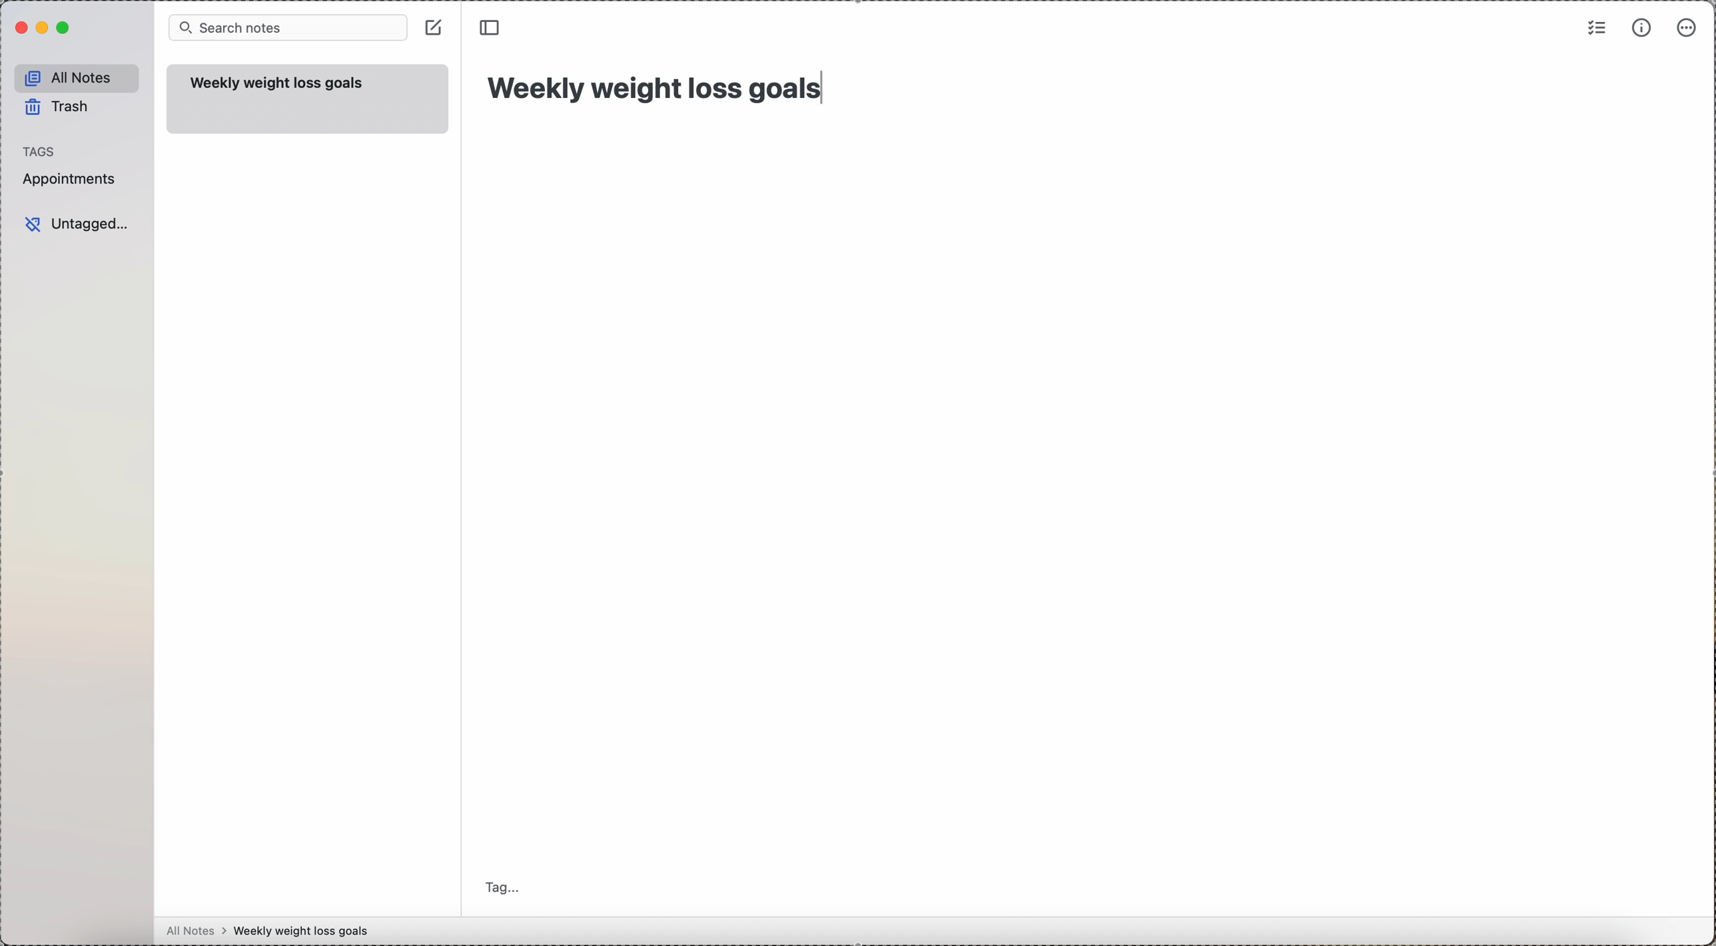  Describe the element at coordinates (310, 99) in the screenshot. I see `weekly weigth loss goals note` at that location.